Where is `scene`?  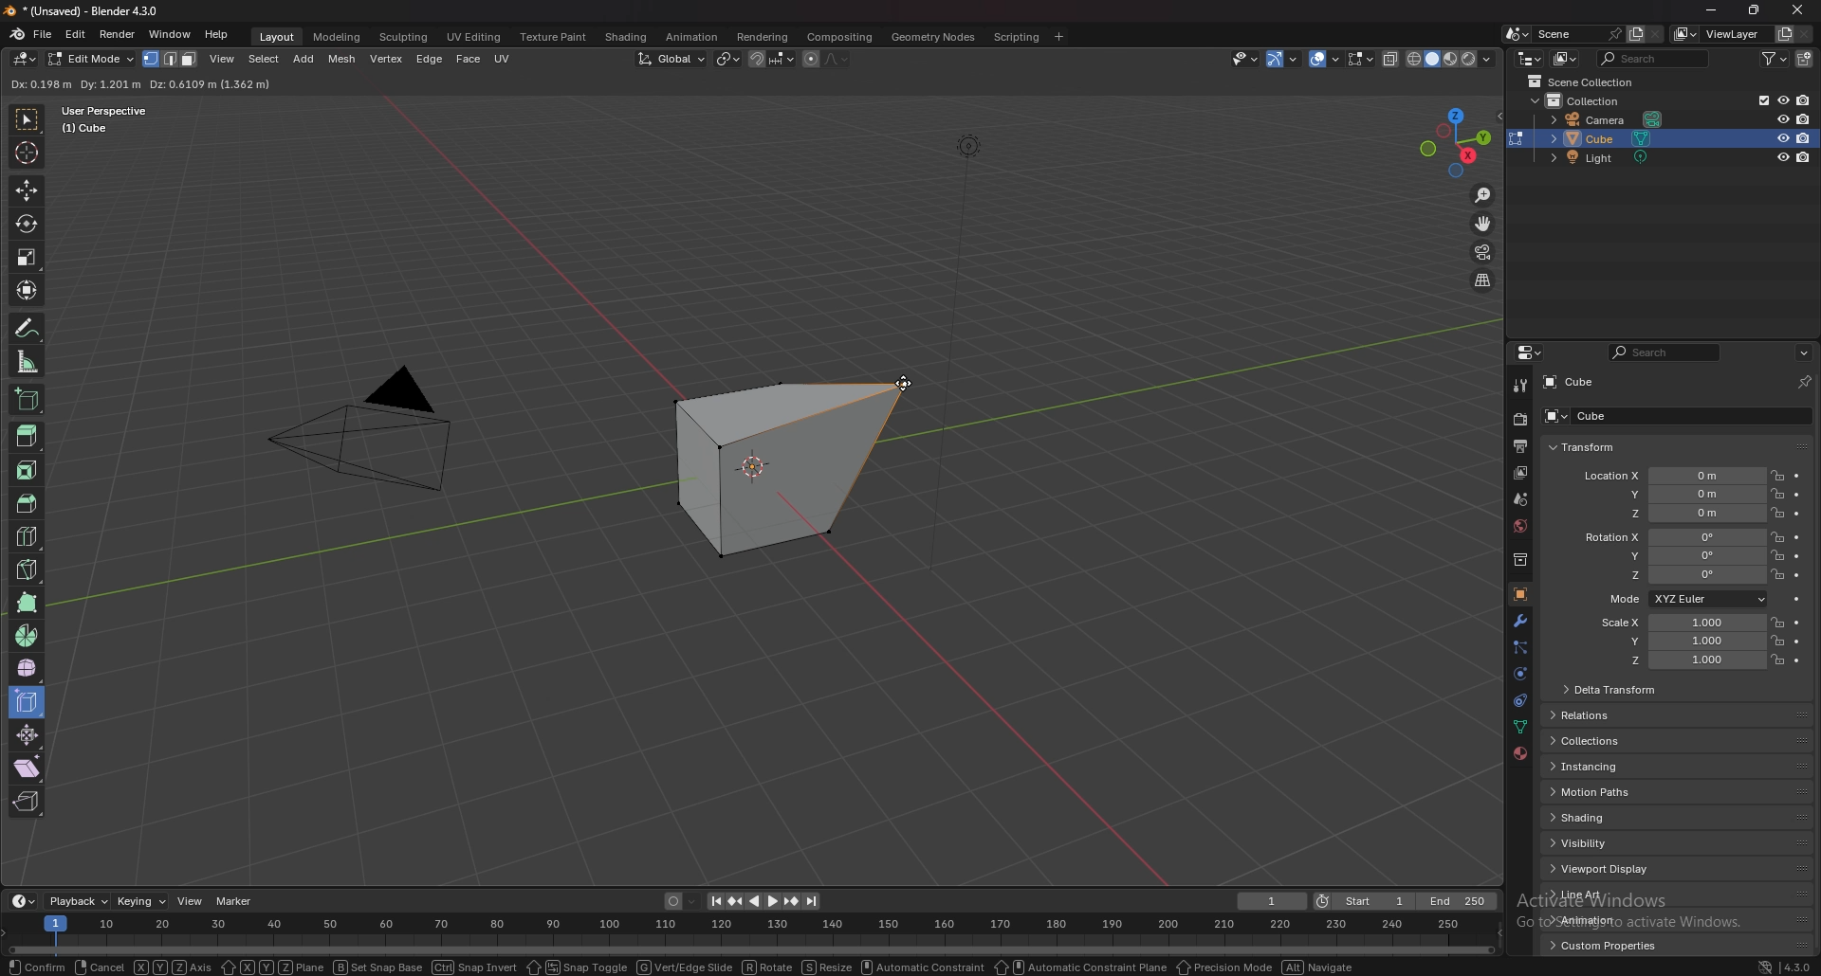
scene is located at coordinates (1579, 32).